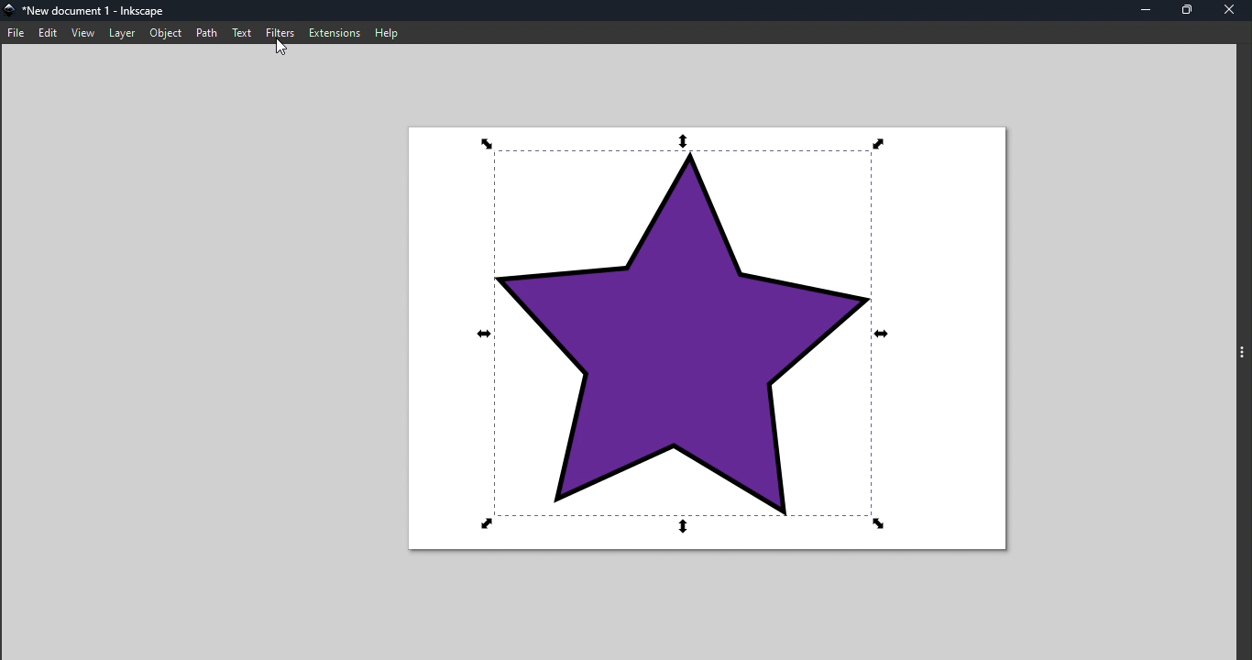 The image size is (1252, 660). What do you see at coordinates (1188, 11) in the screenshot?
I see `Maximize` at bounding box center [1188, 11].